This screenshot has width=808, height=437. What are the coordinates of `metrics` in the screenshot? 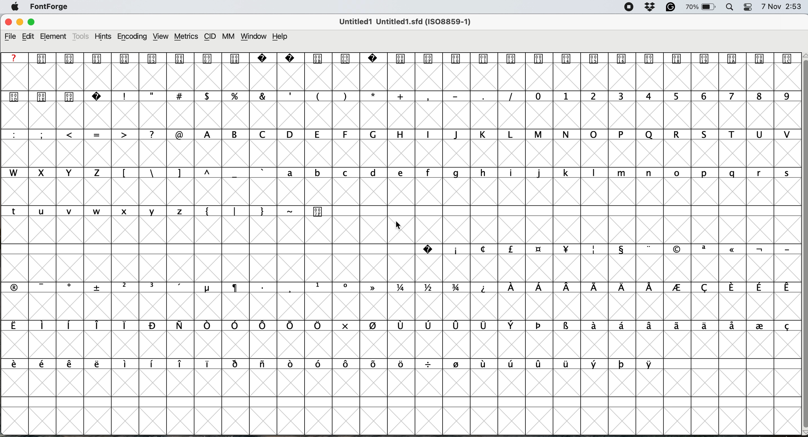 It's located at (187, 35).